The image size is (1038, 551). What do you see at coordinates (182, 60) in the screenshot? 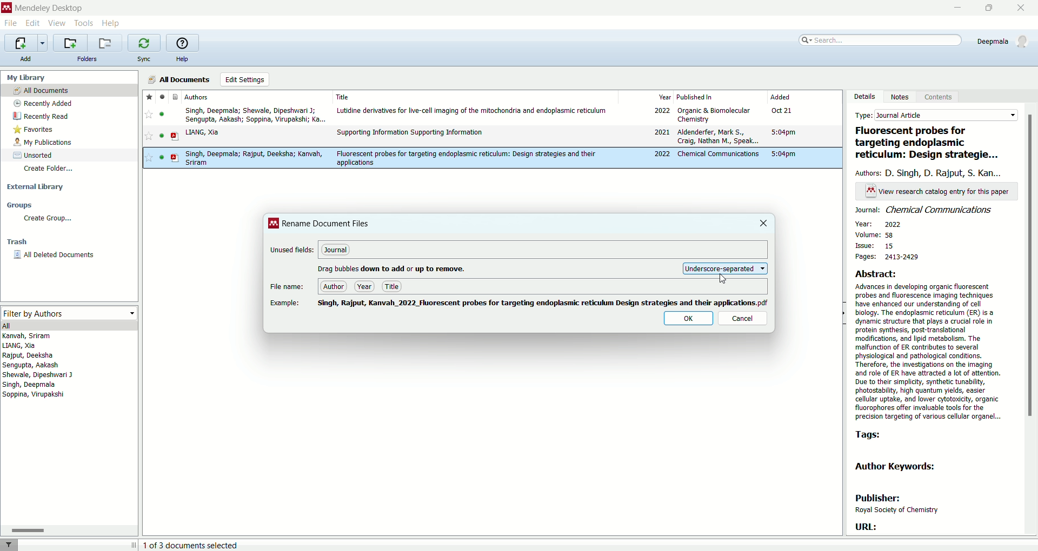
I see `help` at bounding box center [182, 60].